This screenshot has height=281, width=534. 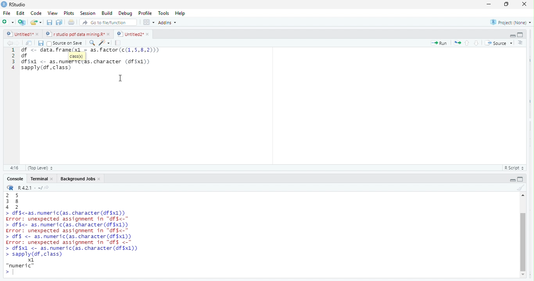 What do you see at coordinates (500, 44) in the screenshot?
I see ` Source ` at bounding box center [500, 44].